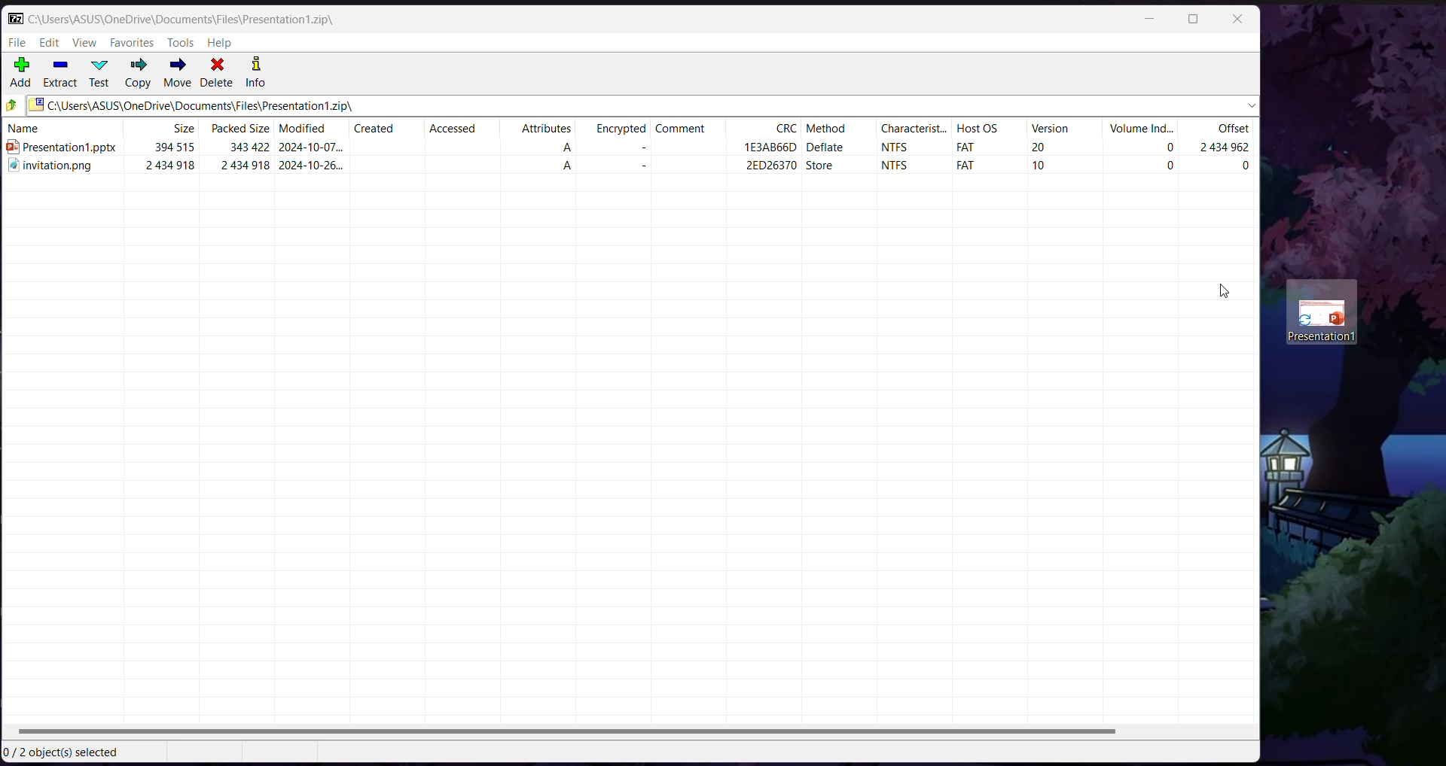 The image size is (1446, 766). I want to click on Version, so click(1051, 130).